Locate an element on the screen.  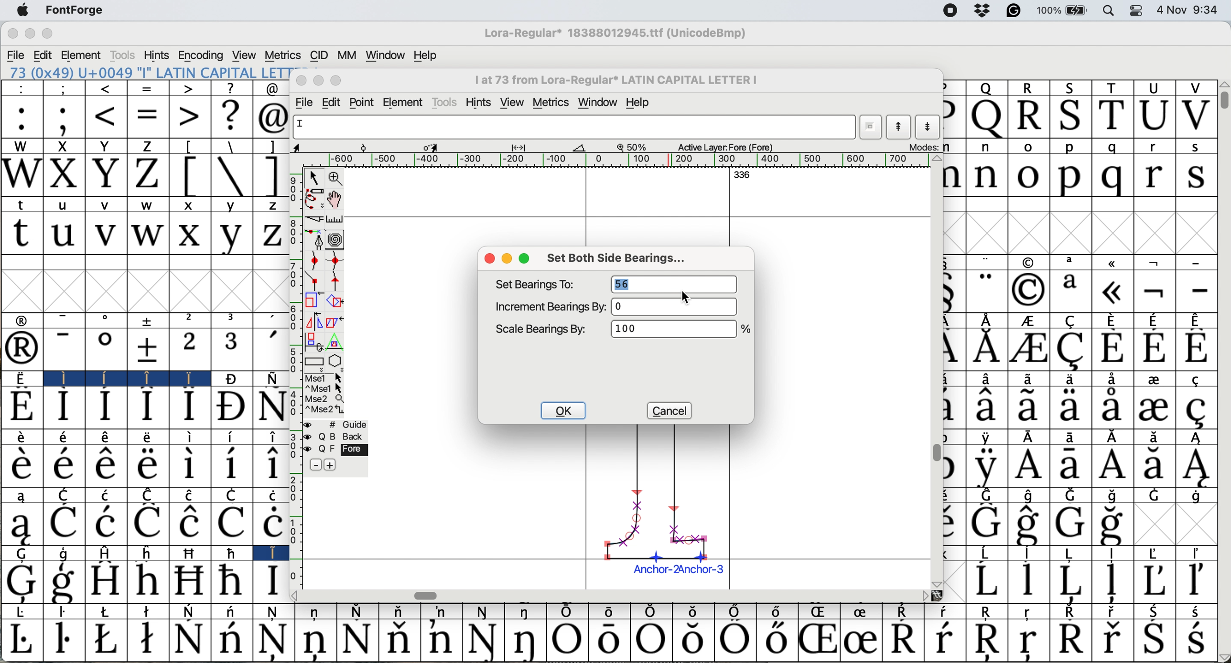
a is located at coordinates (1071, 290).